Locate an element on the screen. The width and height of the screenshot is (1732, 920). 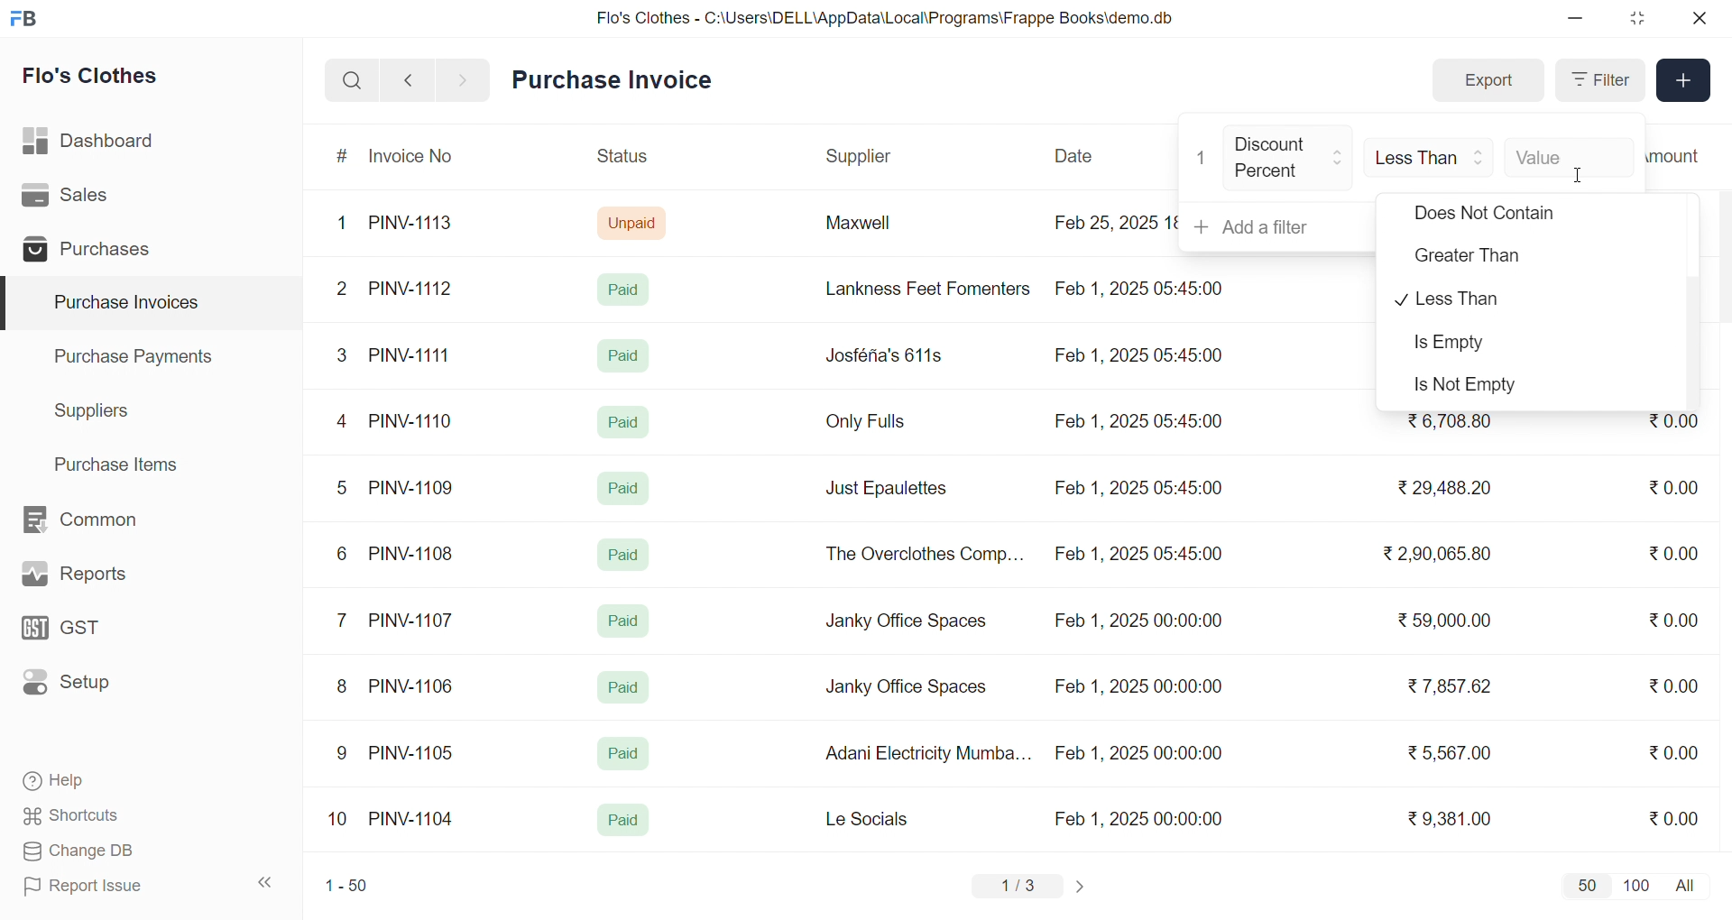
Is Not Empty is located at coordinates (1482, 386).